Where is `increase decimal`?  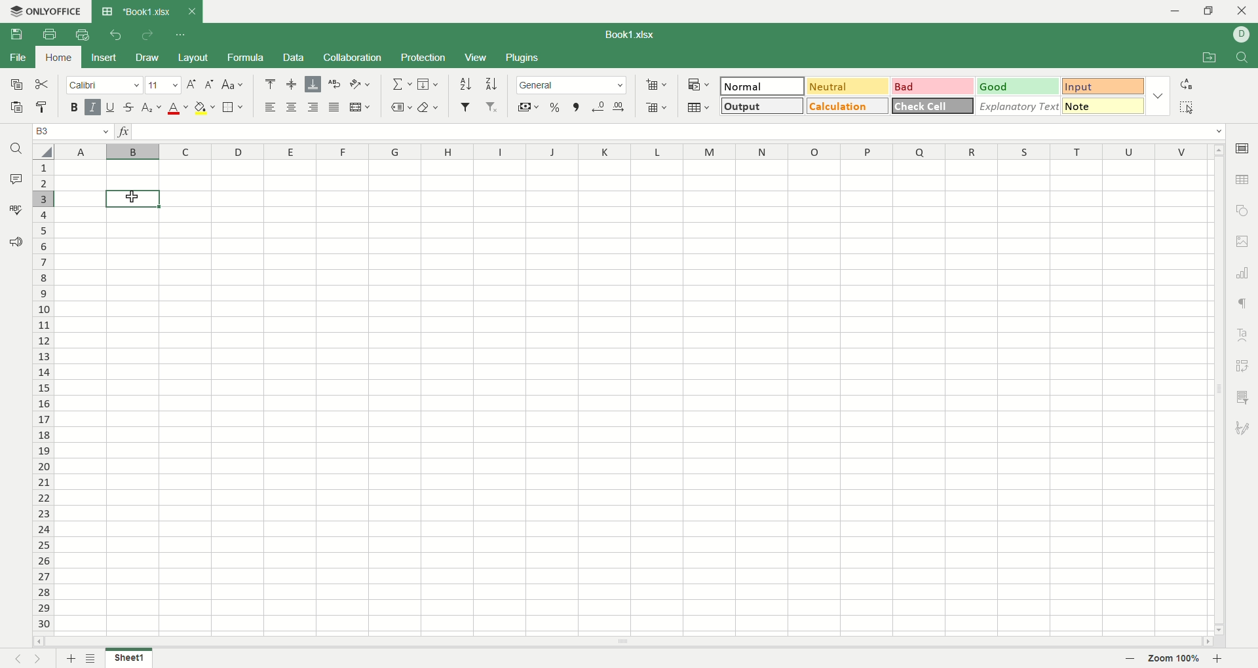
increase decimal is located at coordinates (619, 107).